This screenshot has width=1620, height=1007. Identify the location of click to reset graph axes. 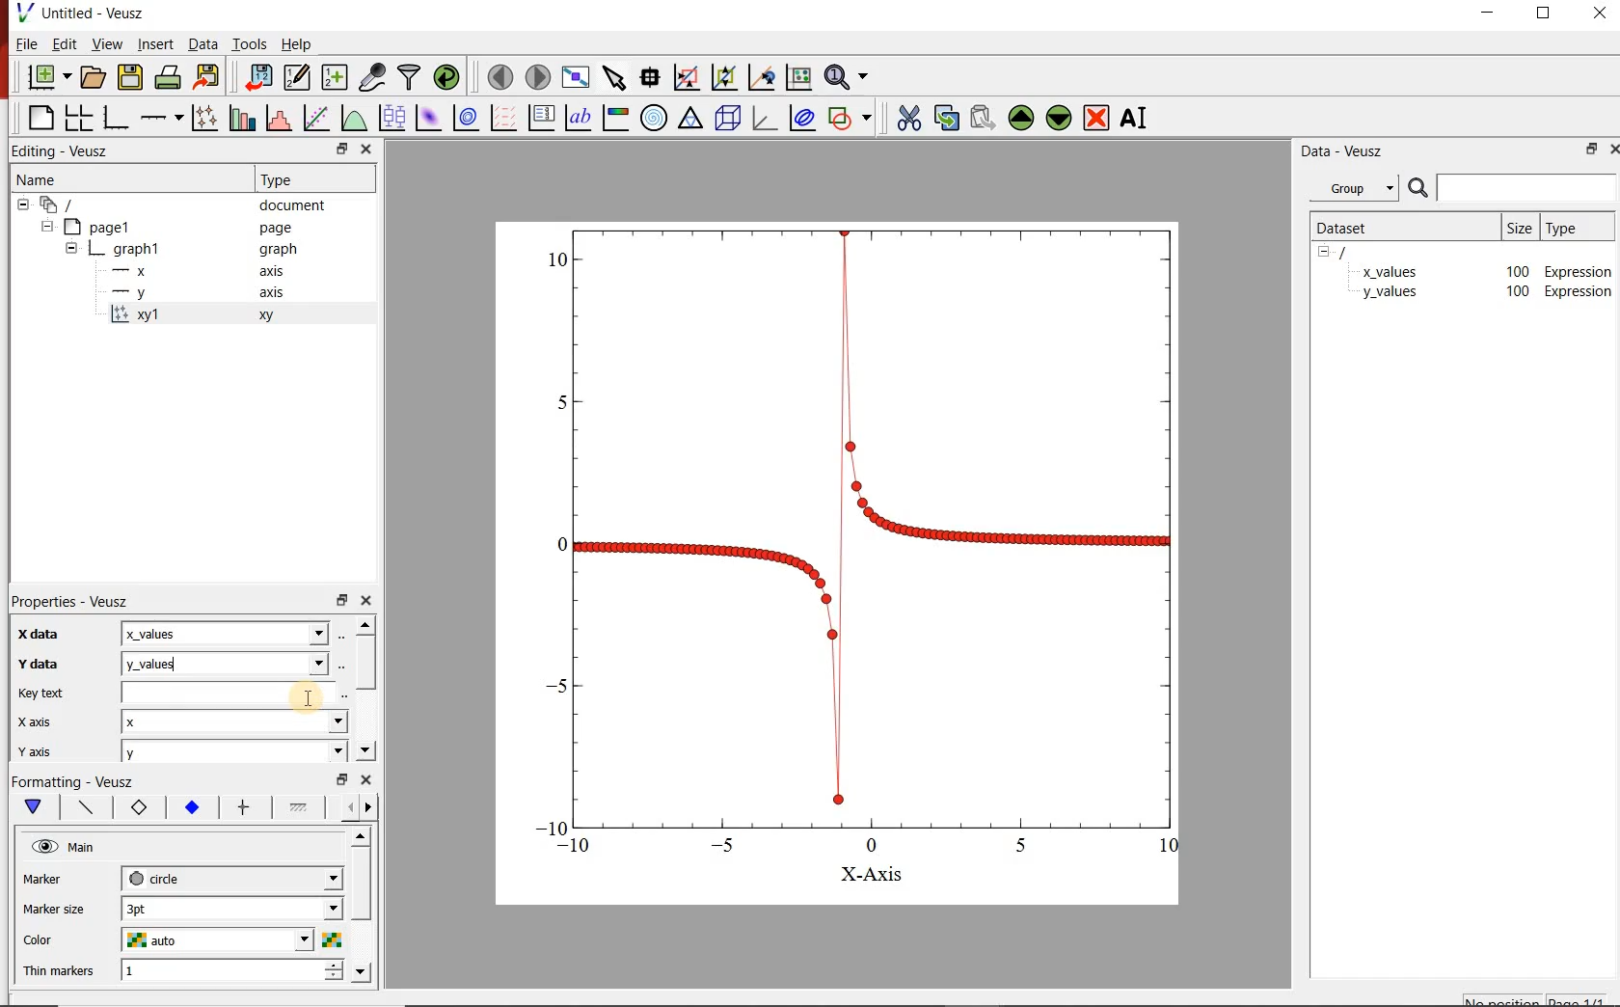
(797, 78).